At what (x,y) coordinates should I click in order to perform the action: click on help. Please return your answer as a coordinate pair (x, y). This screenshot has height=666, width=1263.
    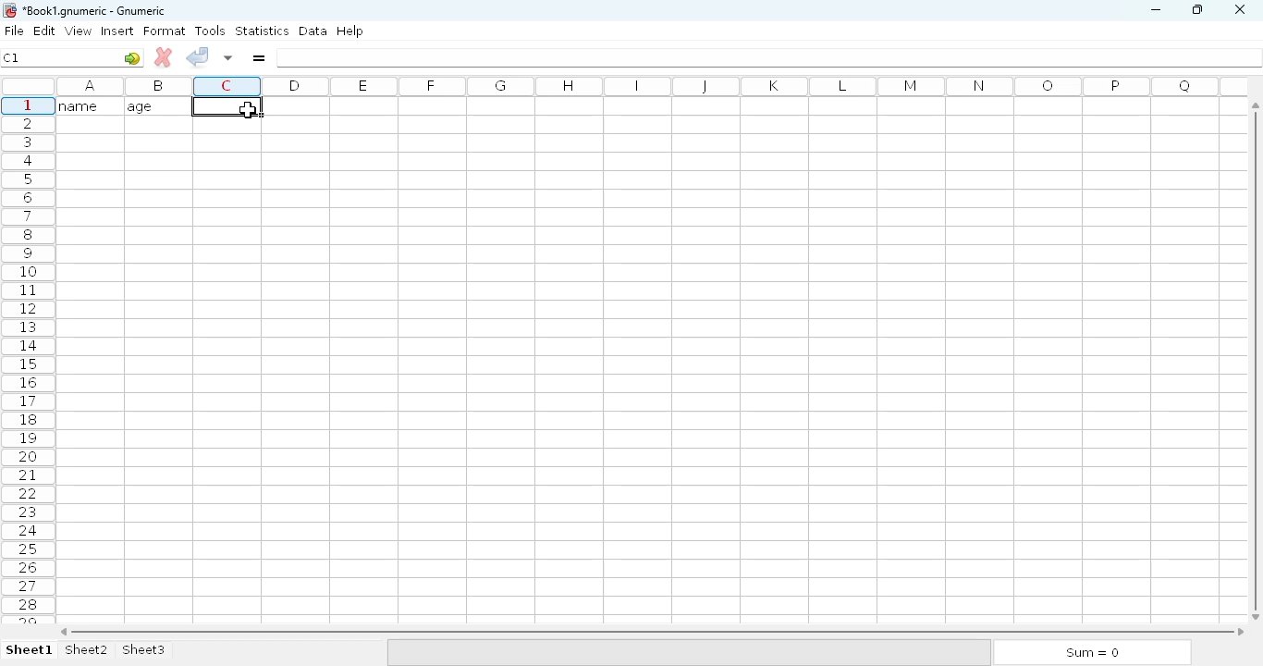
    Looking at the image, I should click on (349, 31).